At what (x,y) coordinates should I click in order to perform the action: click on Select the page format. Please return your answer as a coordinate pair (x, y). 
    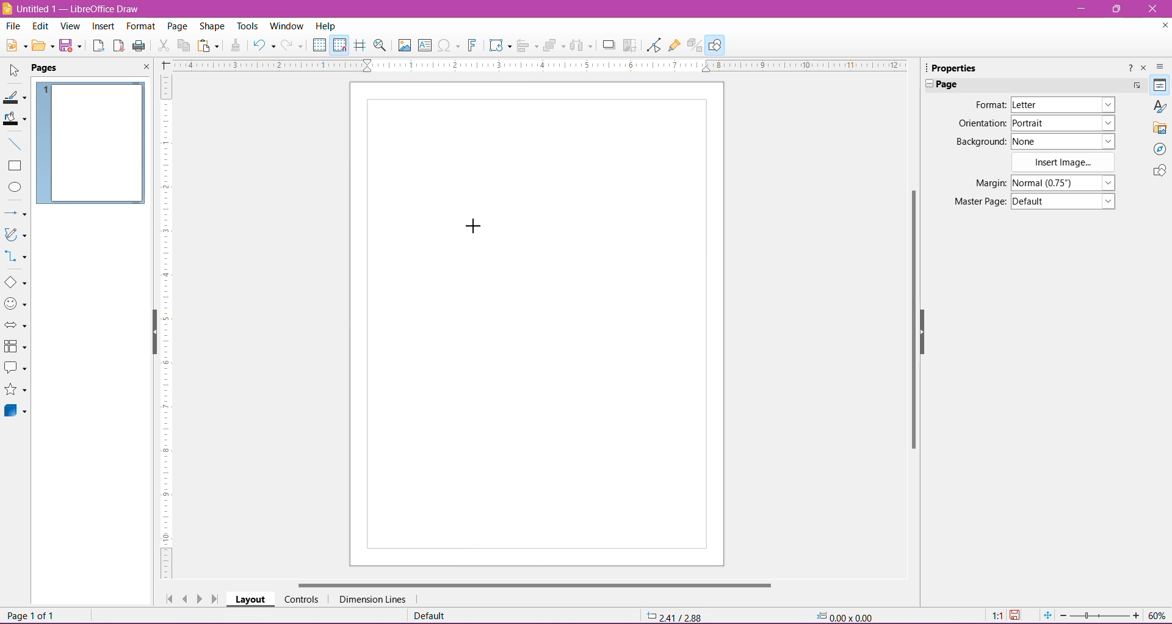
    Looking at the image, I should click on (1063, 106).